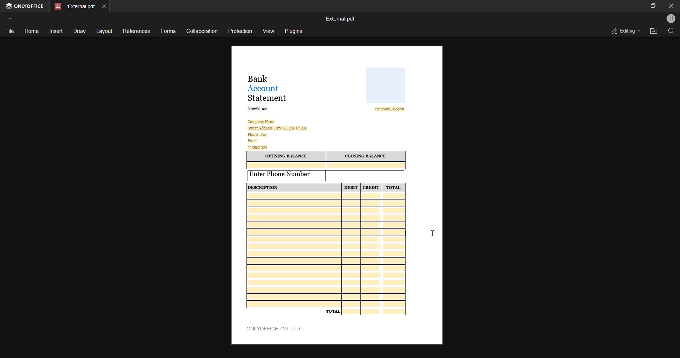 This screenshot has width=680, height=358. I want to click on file name, so click(340, 18).